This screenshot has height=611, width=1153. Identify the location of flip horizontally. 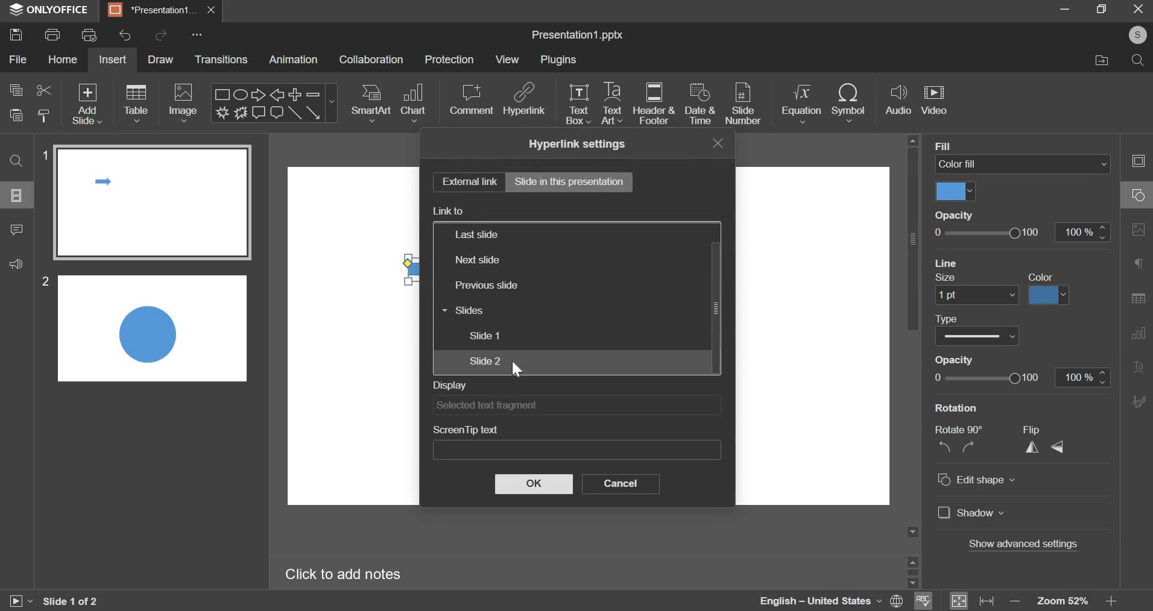
(1031, 447).